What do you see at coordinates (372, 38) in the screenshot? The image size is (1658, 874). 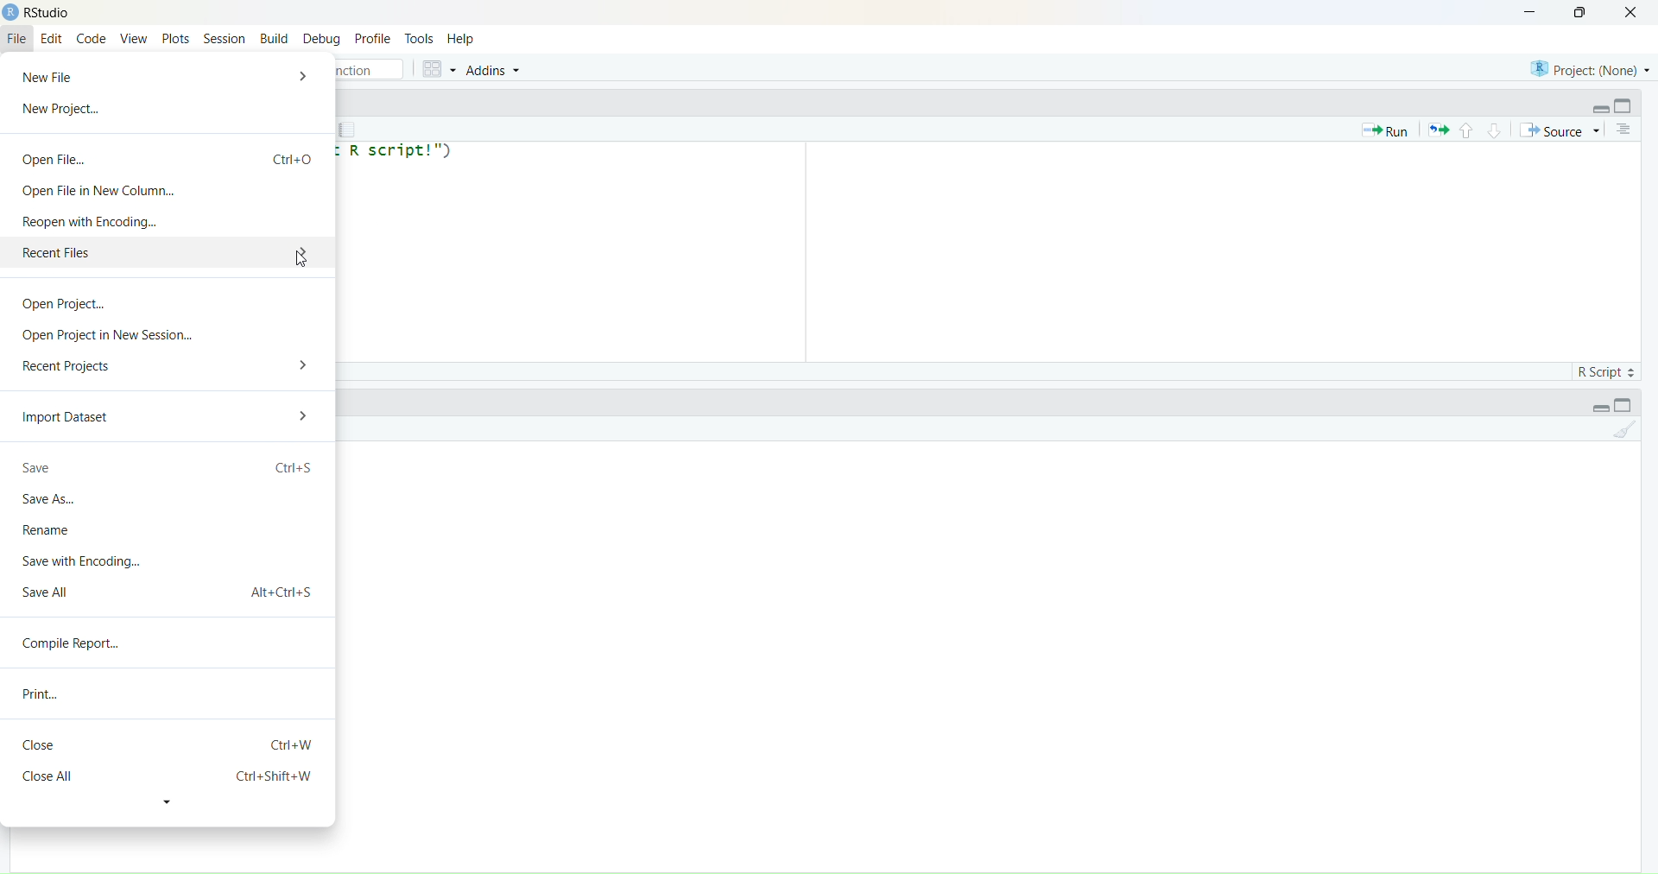 I see `Profile` at bounding box center [372, 38].